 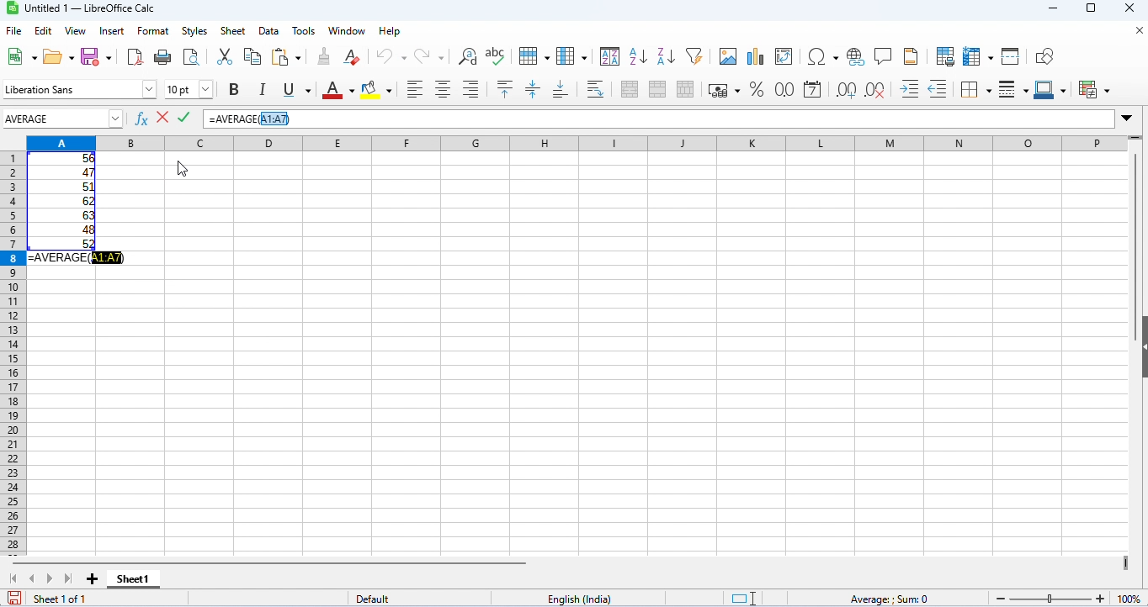 What do you see at coordinates (533, 55) in the screenshot?
I see `row` at bounding box center [533, 55].